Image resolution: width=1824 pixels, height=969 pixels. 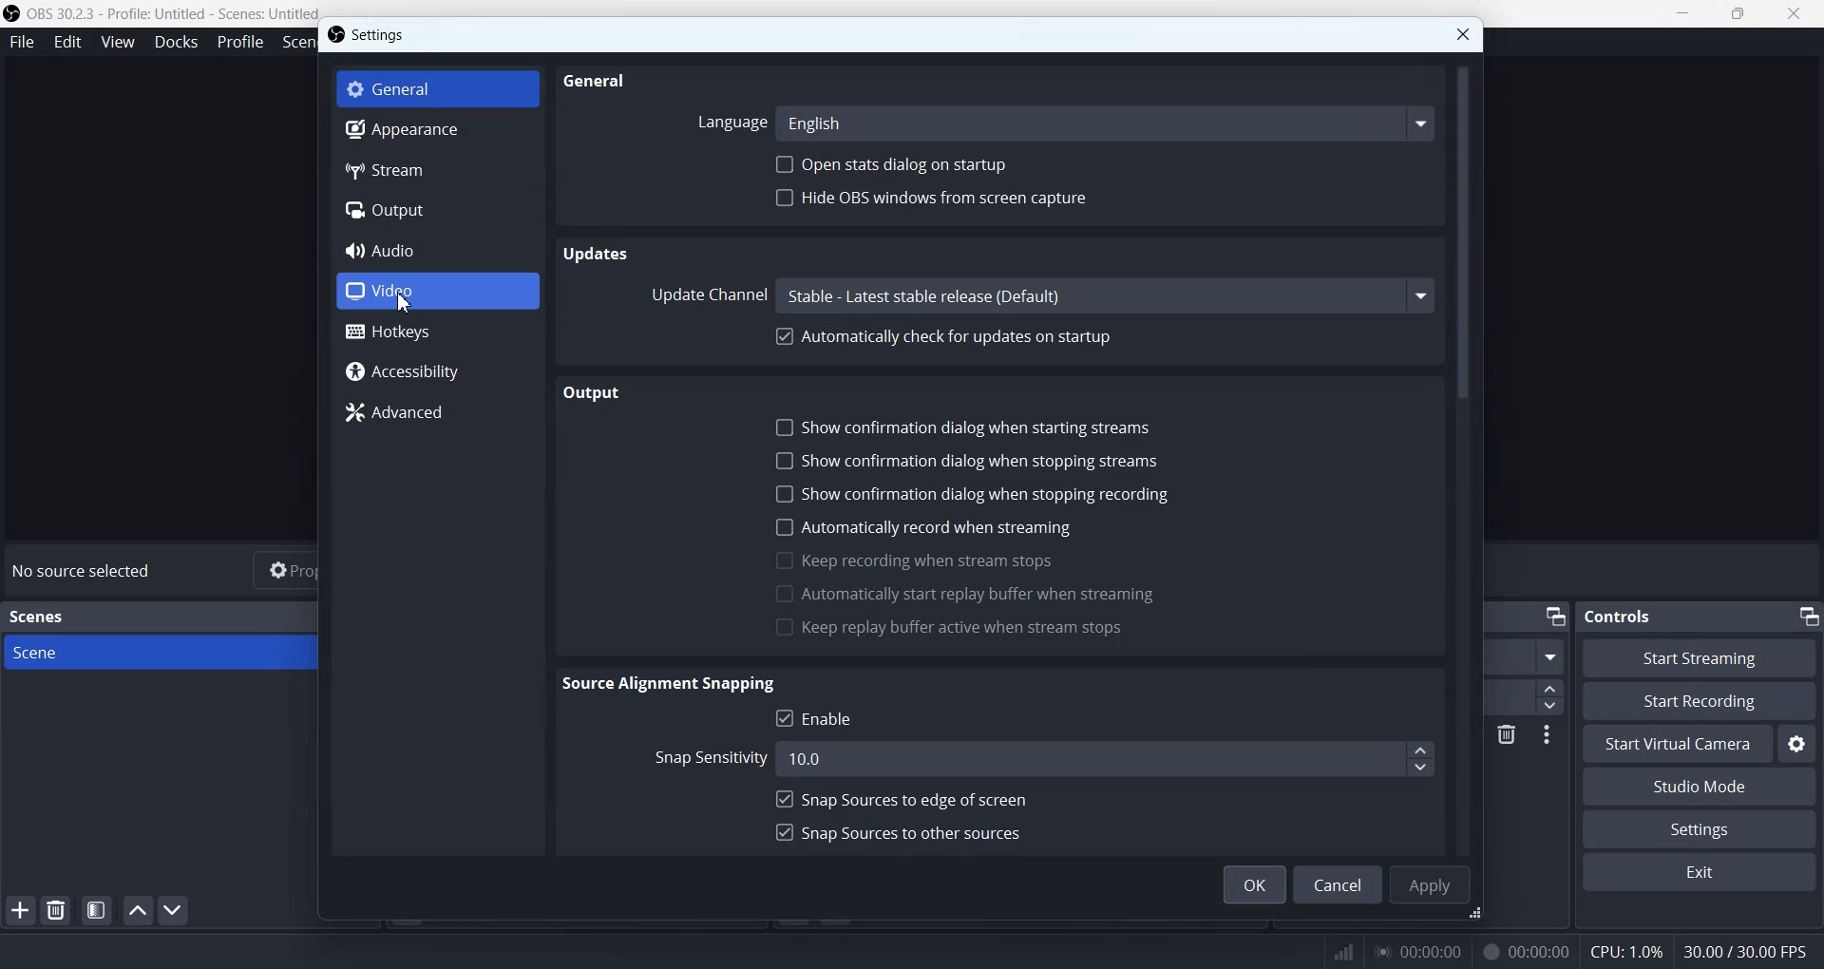 What do you see at coordinates (37, 617) in the screenshot?
I see `Scenes` at bounding box center [37, 617].